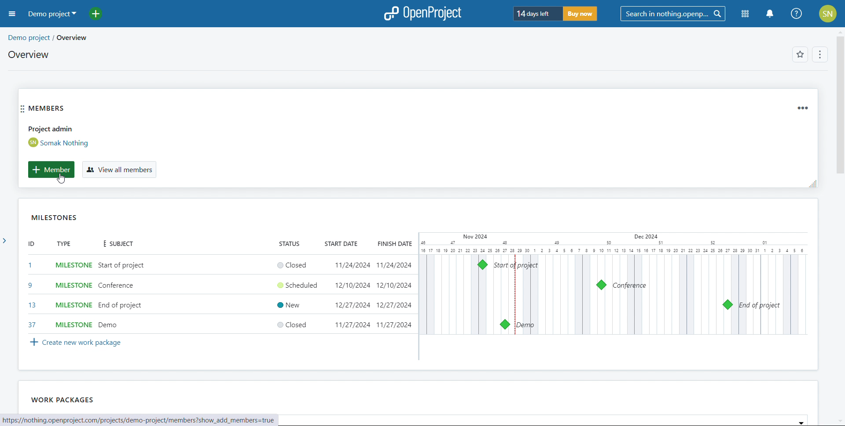  Describe the element at coordinates (29, 325) in the screenshot. I see `37` at that location.